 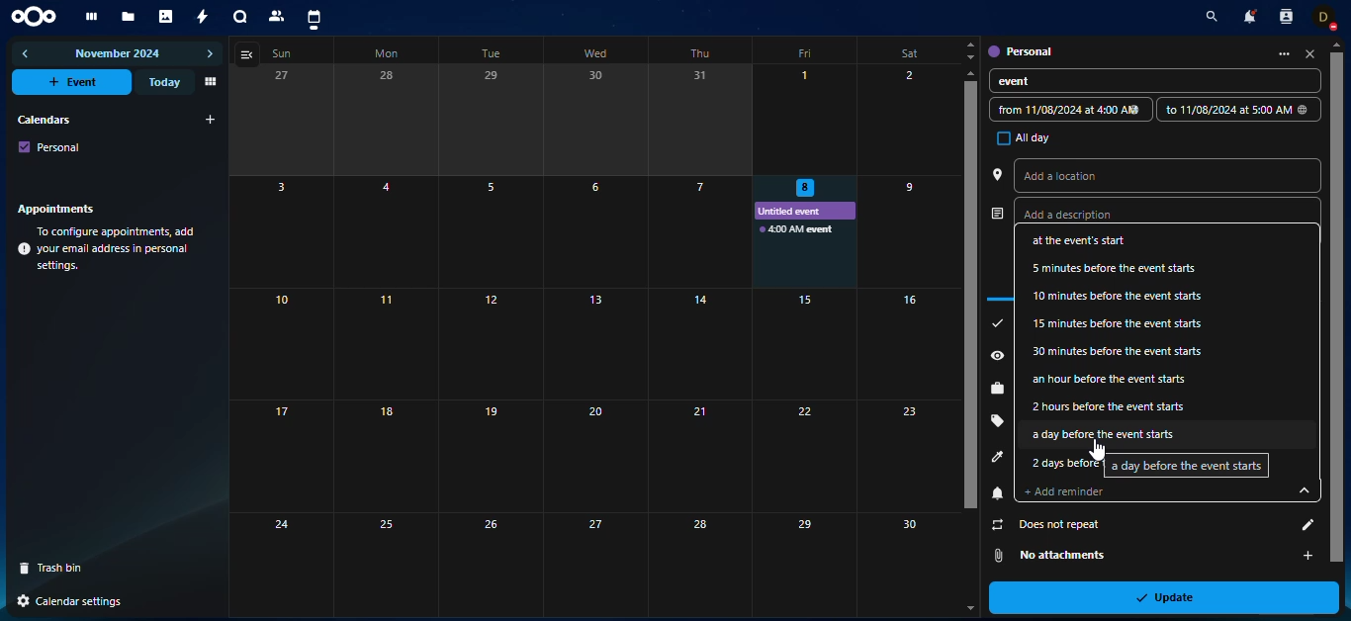 I want to click on 13, so click(x=593, y=343).